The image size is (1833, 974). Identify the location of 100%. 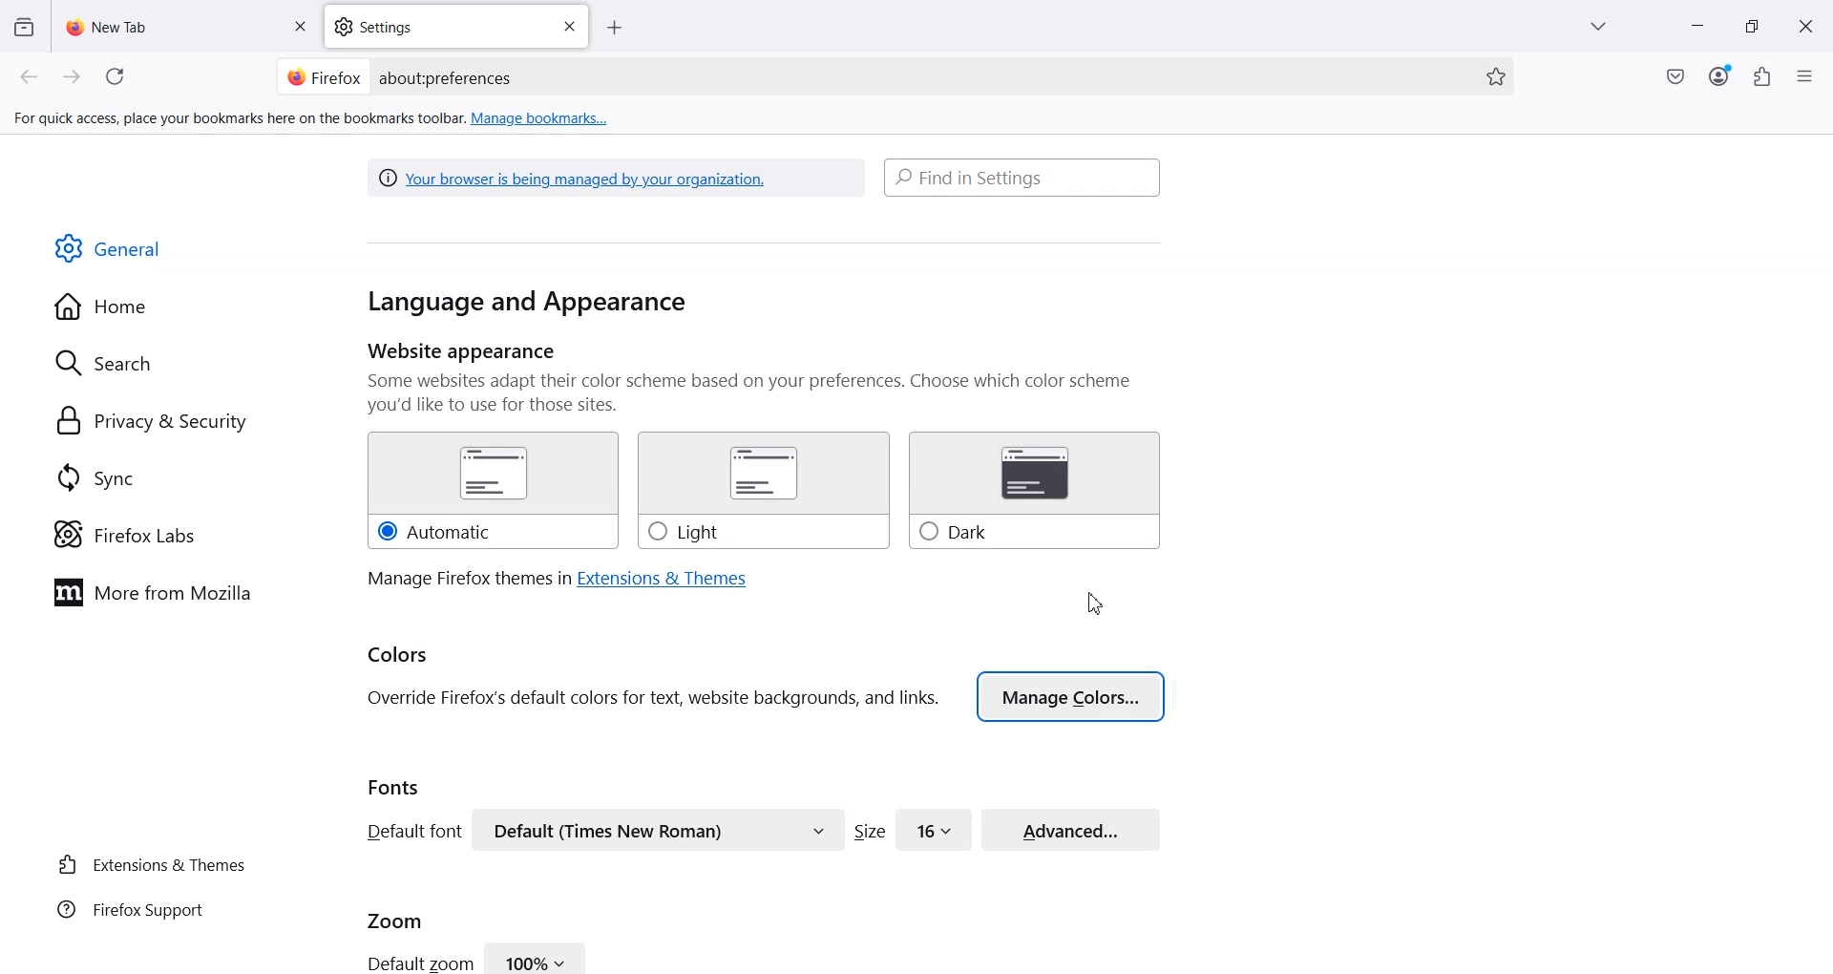
(537, 957).